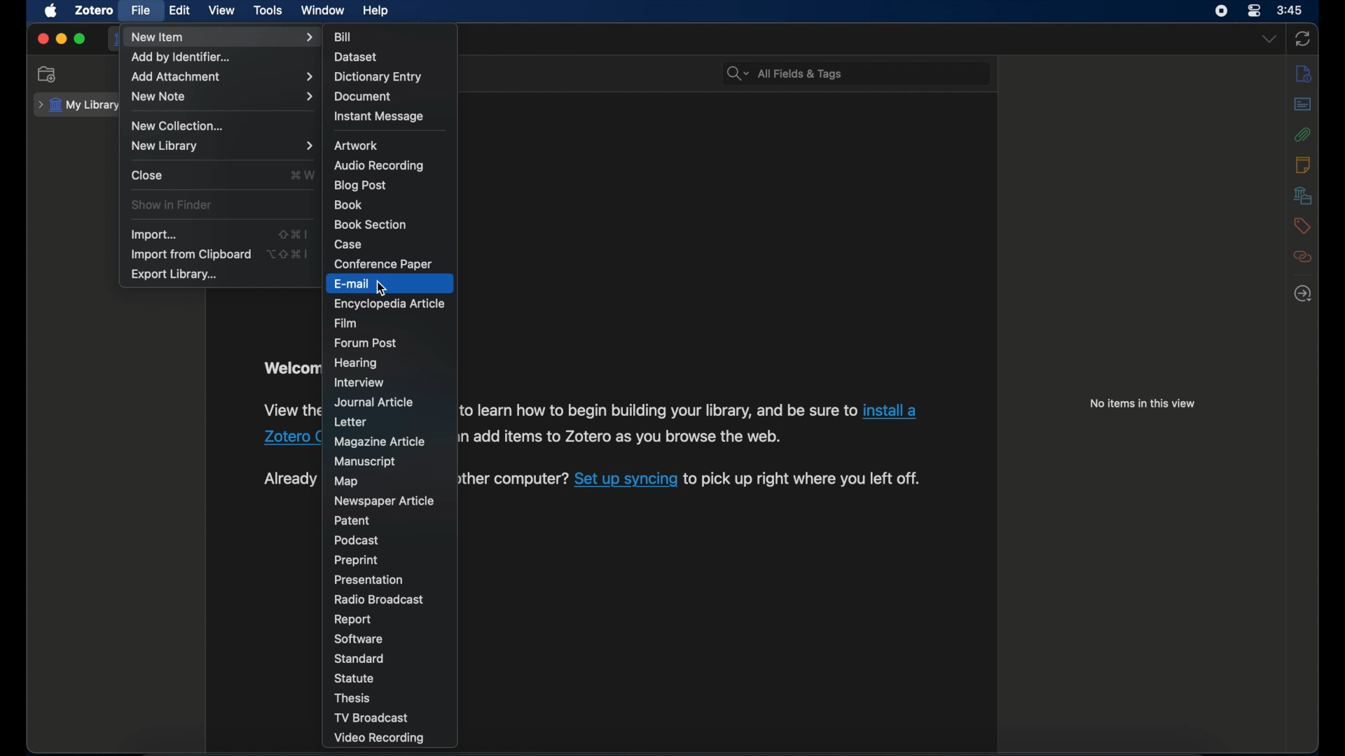  I want to click on interview, so click(361, 384).